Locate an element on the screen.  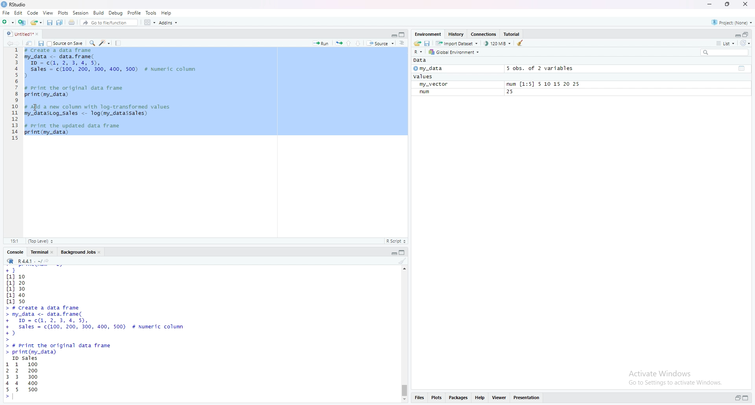
values is located at coordinates (423, 77).